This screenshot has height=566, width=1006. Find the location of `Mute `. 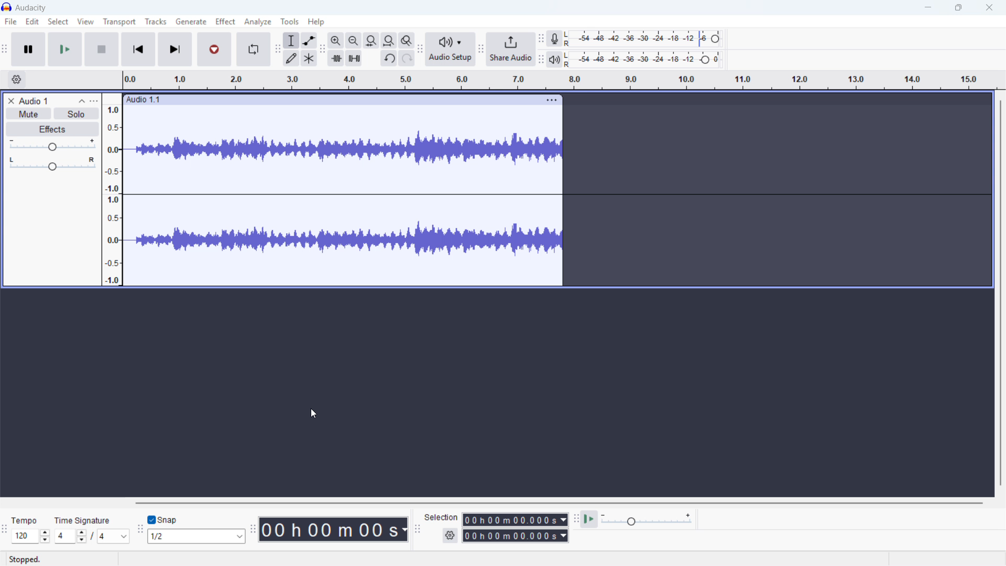

Mute  is located at coordinates (28, 113).